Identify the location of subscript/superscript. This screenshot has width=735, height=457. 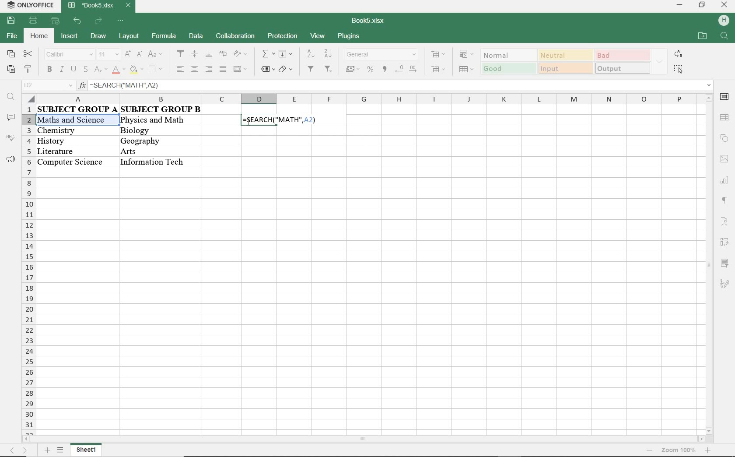
(101, 70).